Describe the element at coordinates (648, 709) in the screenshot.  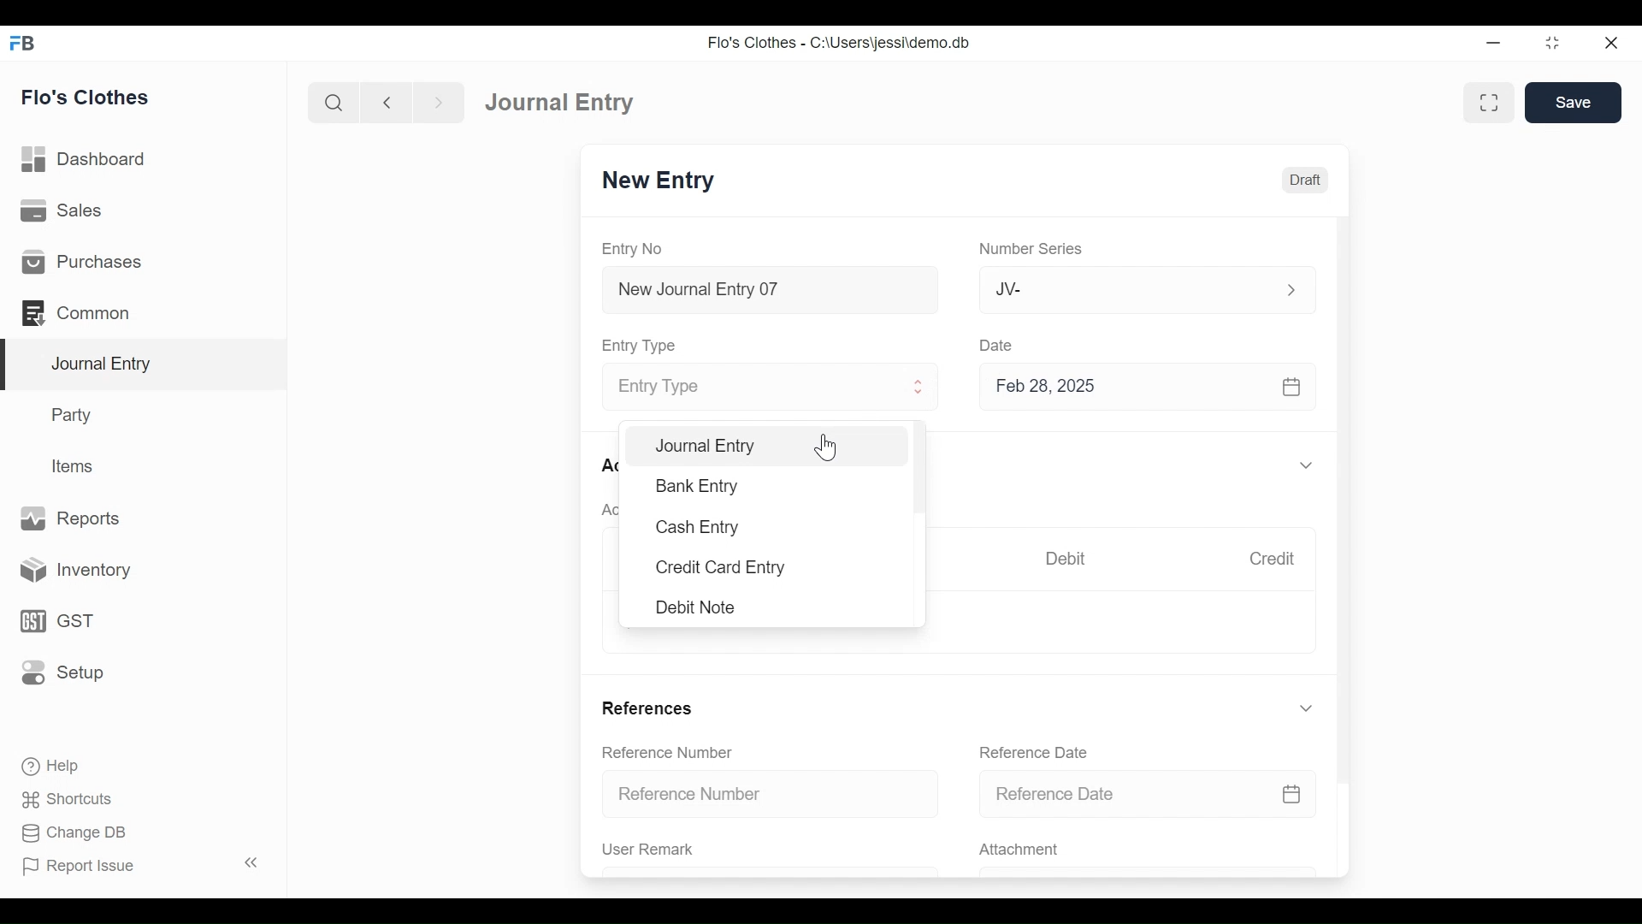
I see `References` at that location.